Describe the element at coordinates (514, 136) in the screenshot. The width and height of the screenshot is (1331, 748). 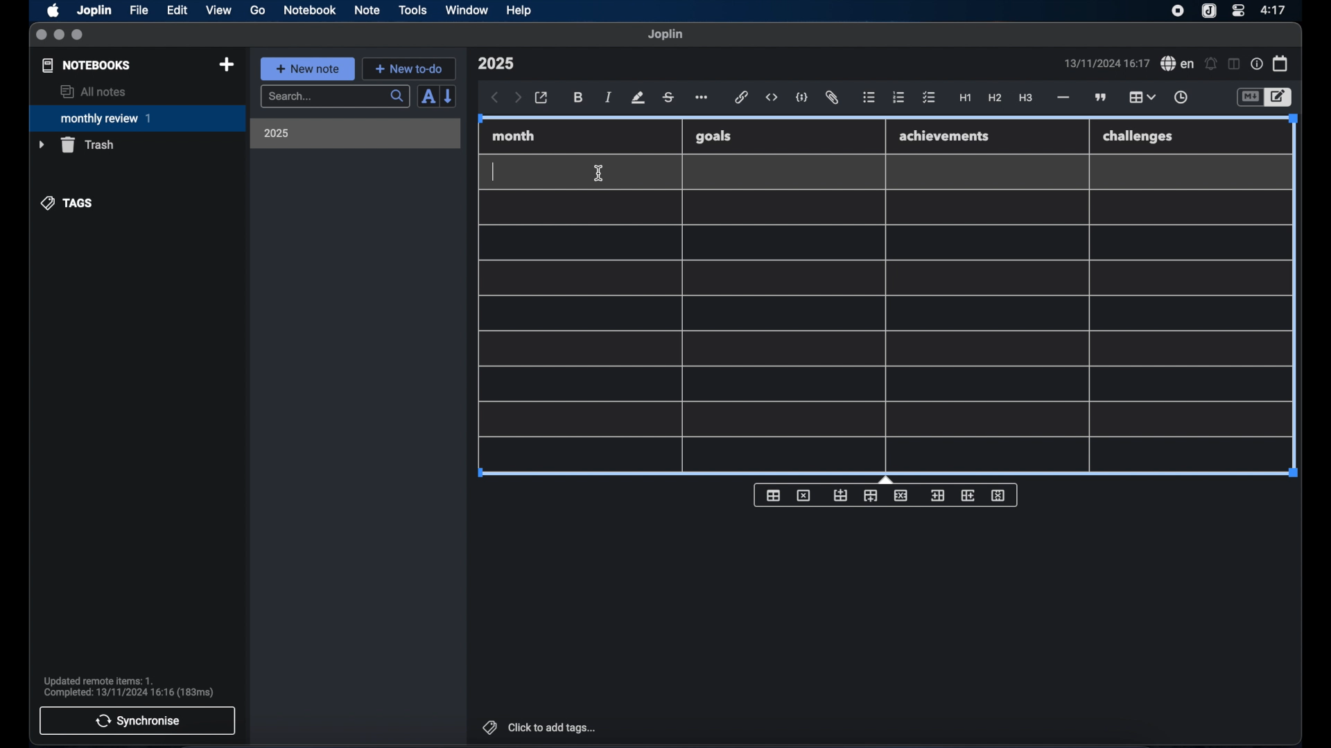
I see `month` at that location.